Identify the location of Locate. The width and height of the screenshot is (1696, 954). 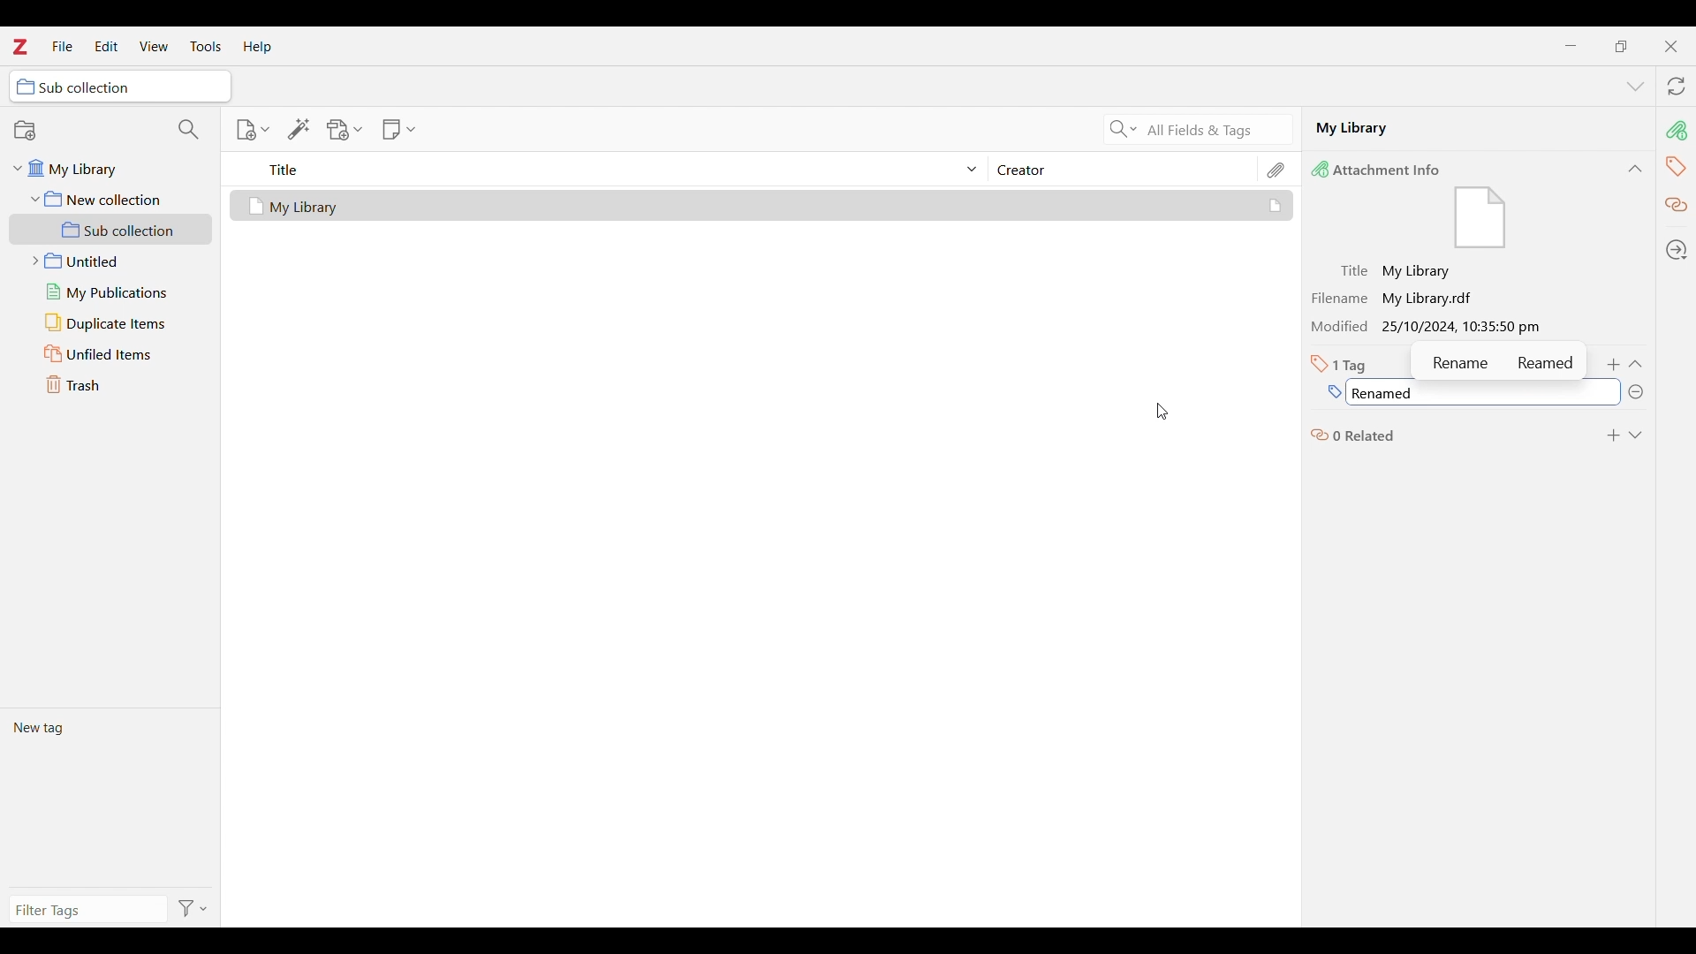
(1677, 250).